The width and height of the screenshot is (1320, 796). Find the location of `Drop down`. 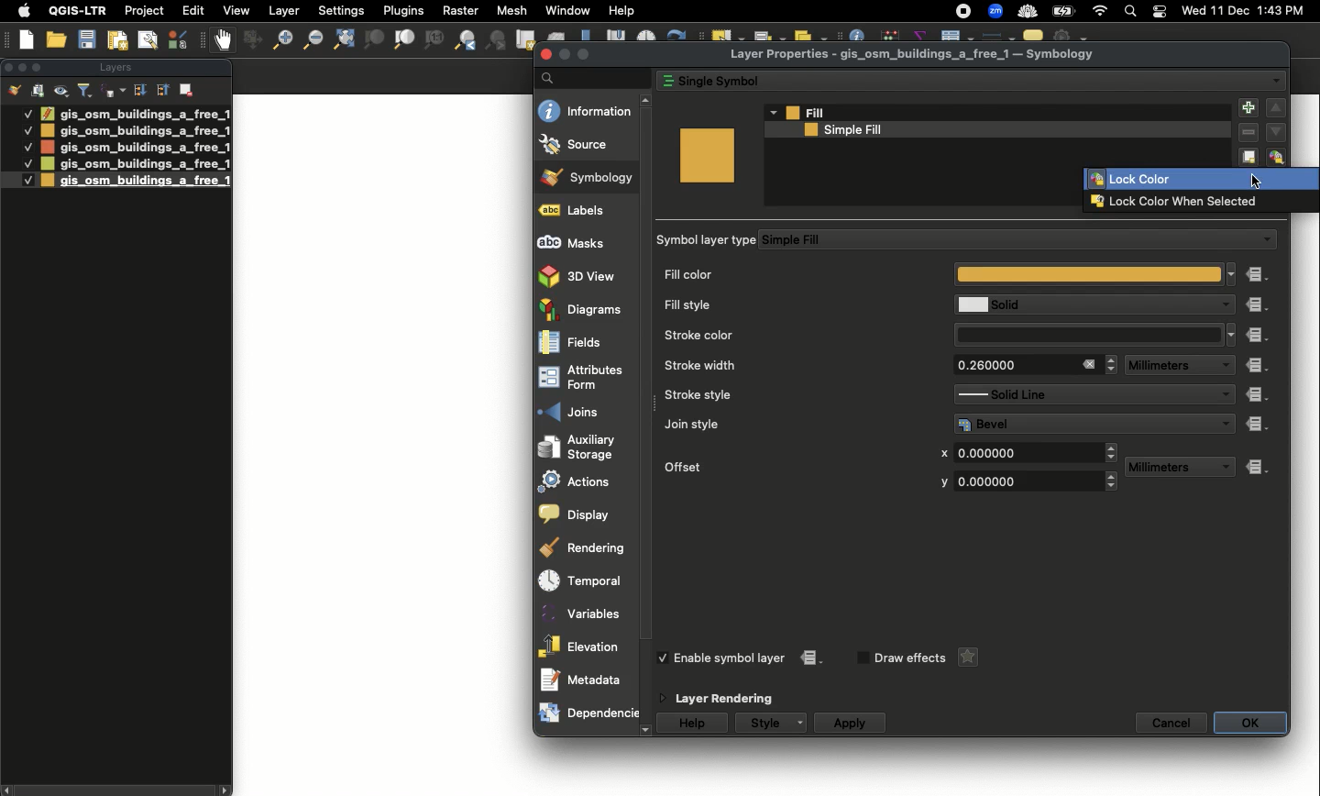

Drop down is located at coordinates (1232, 335).